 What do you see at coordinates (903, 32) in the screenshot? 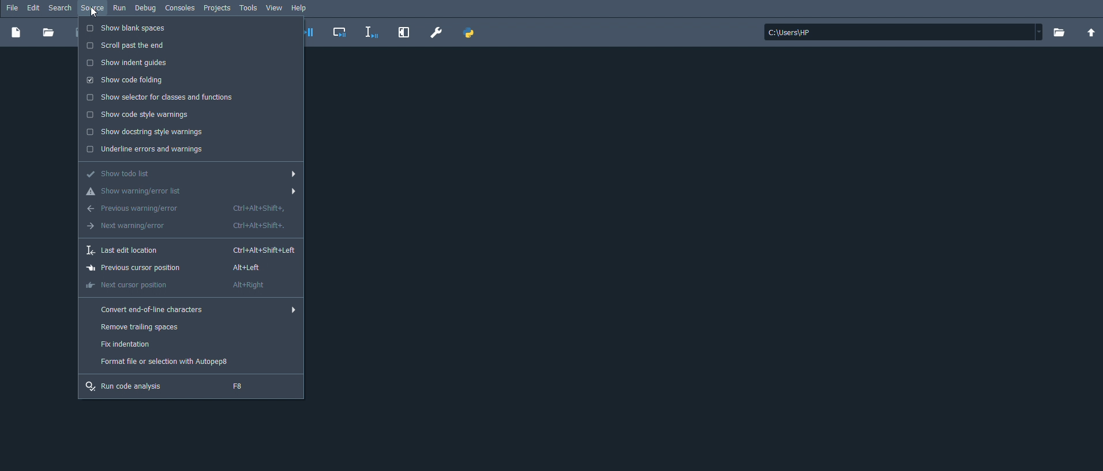
I see `File location` at bounding box center [903, 32].